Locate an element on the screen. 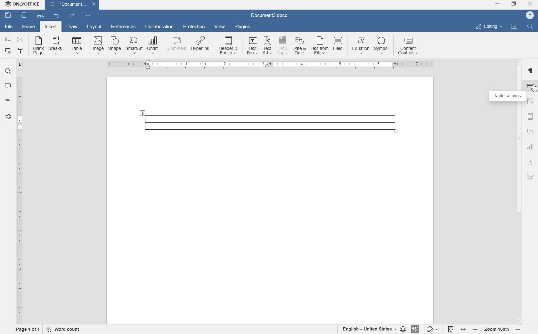  LAYOUT is located at coordinates (95, 27).